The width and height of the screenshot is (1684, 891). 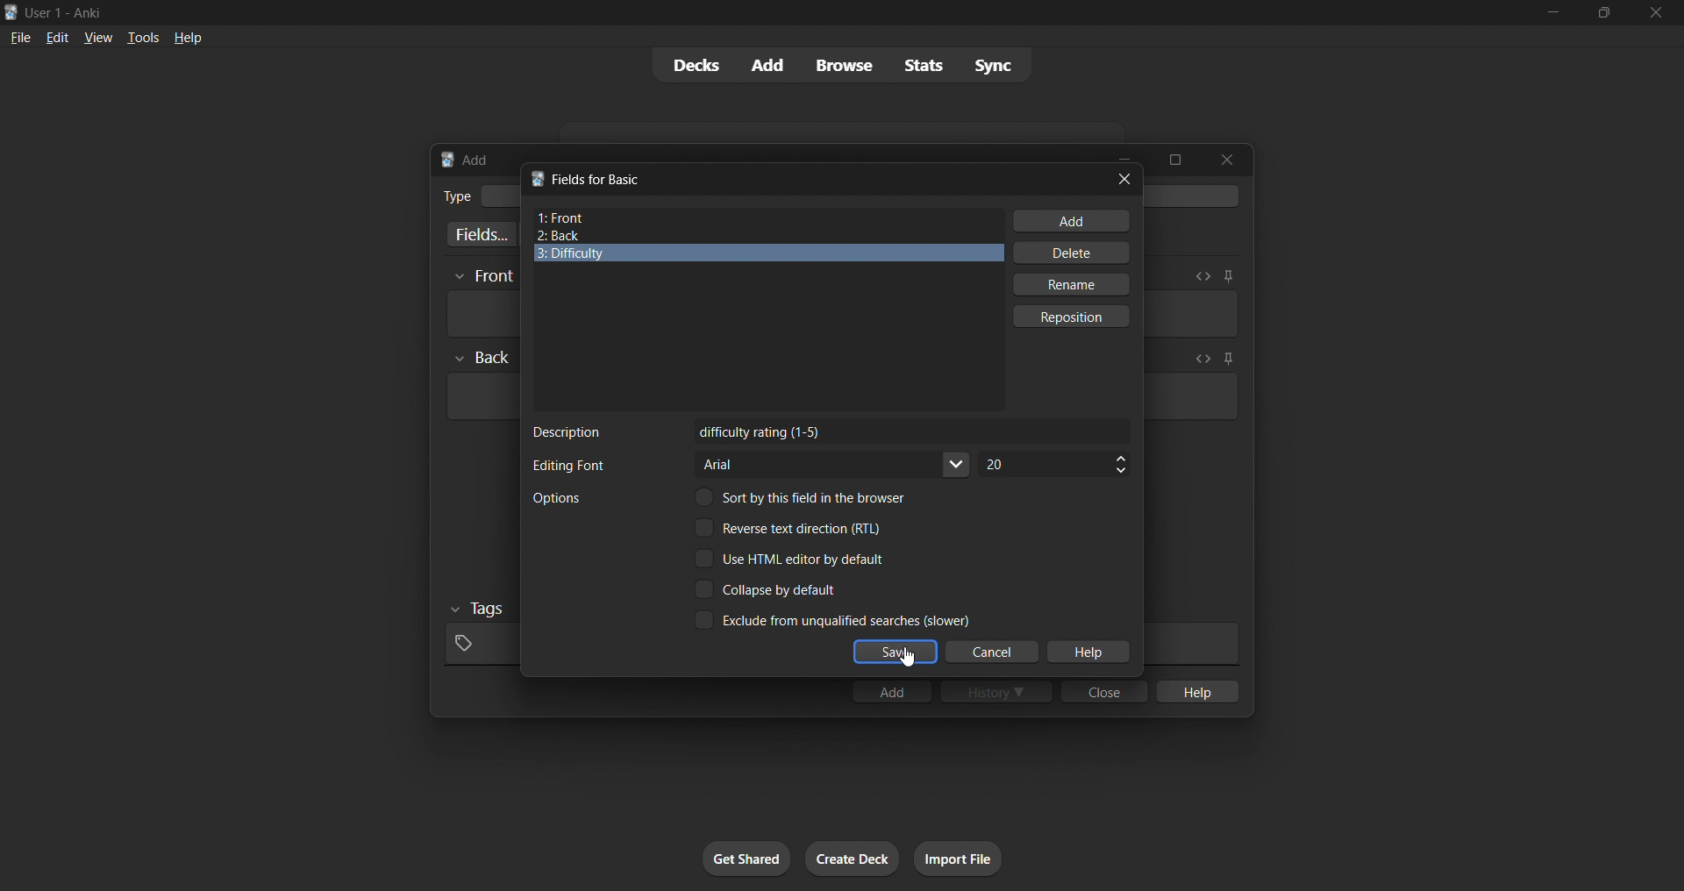 I want to click on help, so click(x=1195, y=691).